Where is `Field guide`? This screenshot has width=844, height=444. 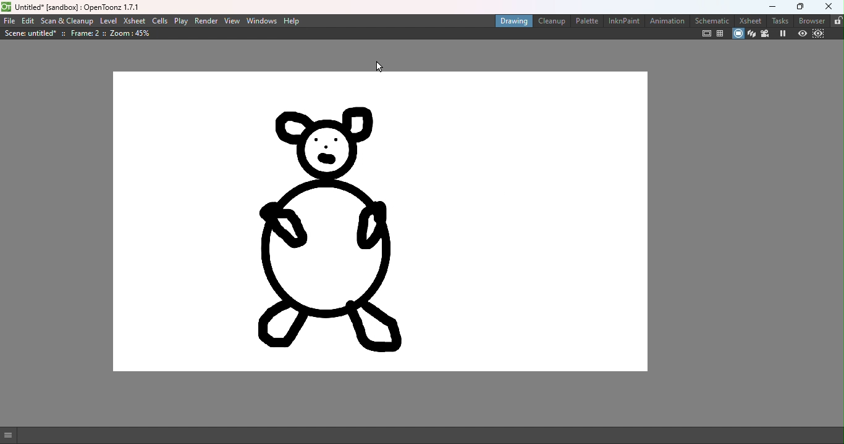
Field guide is located at coordinates (720, 33).